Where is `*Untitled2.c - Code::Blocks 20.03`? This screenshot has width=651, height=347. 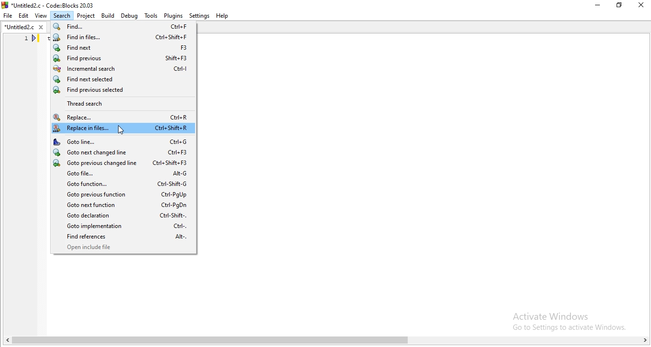 *Untitled2.c - Code::Blocks 20.03 is located at coordinates (58, 4).